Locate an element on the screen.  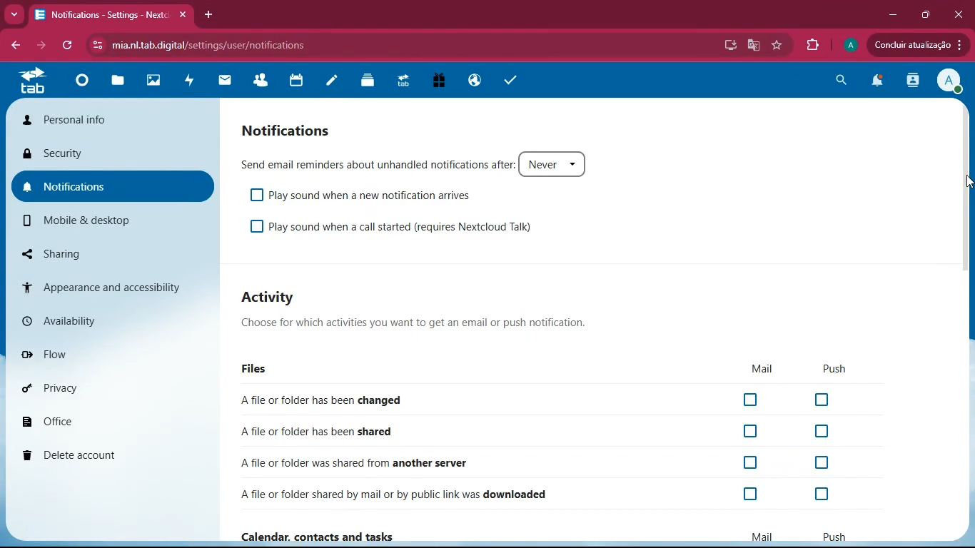
favourite is located at coordinates (779, 46).